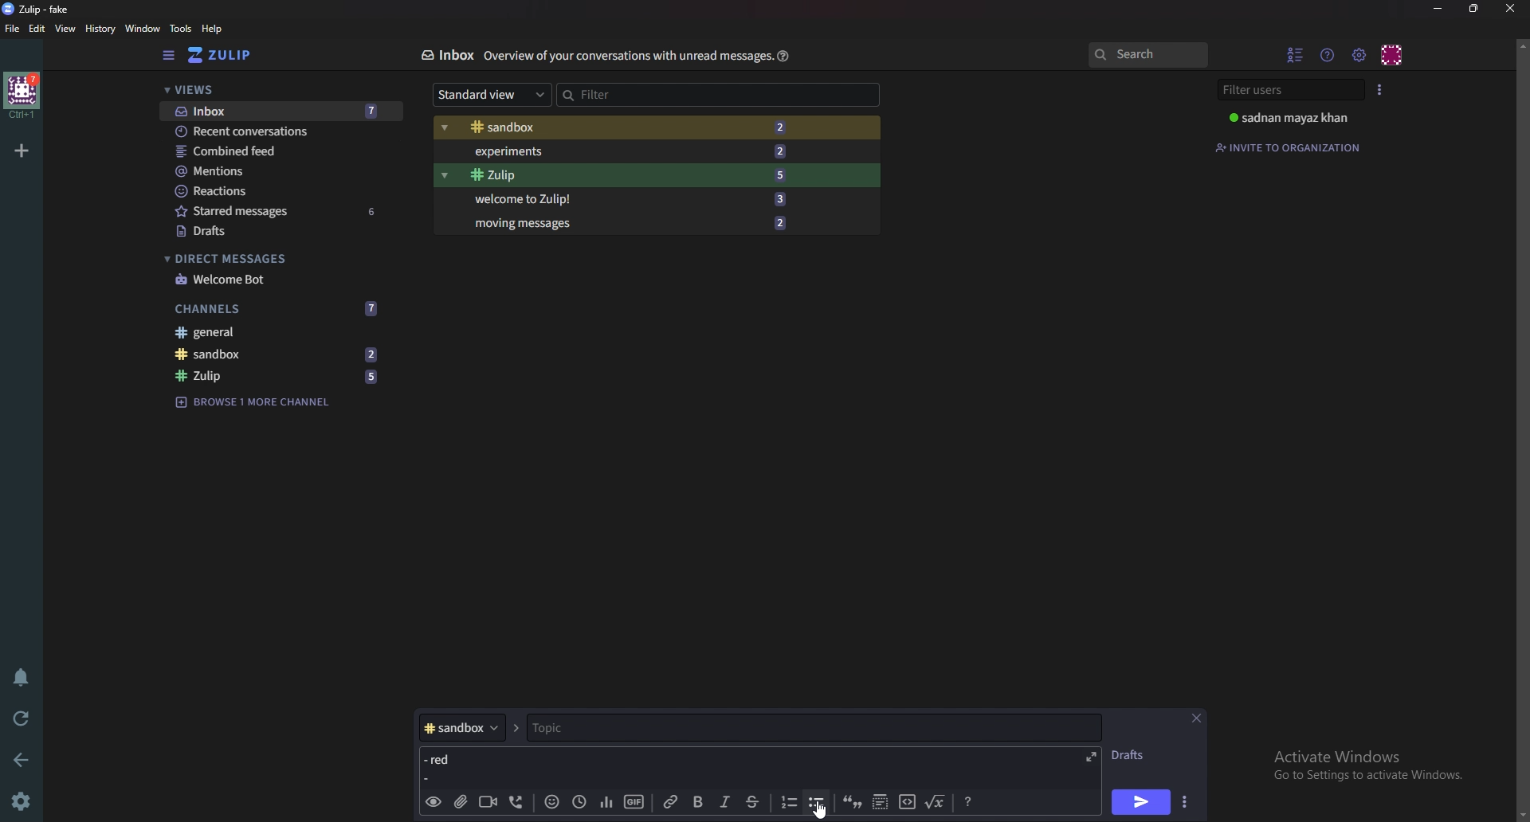 This screenshot has width=1530, height=822. I want to click on File, so click(13, 28).